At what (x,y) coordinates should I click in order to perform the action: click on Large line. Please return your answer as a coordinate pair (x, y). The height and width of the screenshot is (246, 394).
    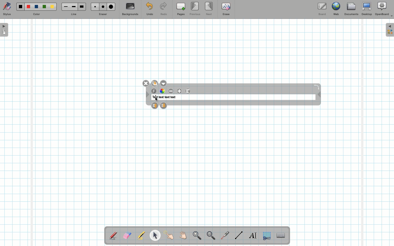
    Looking at the image, I should click on (82, 7).